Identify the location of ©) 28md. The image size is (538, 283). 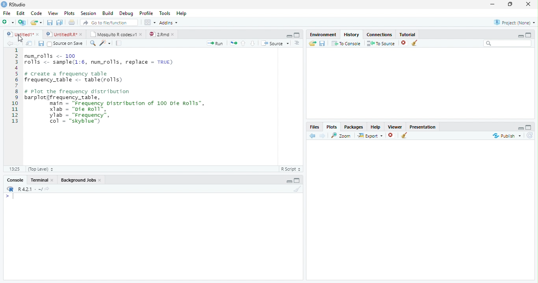
(161, 34).